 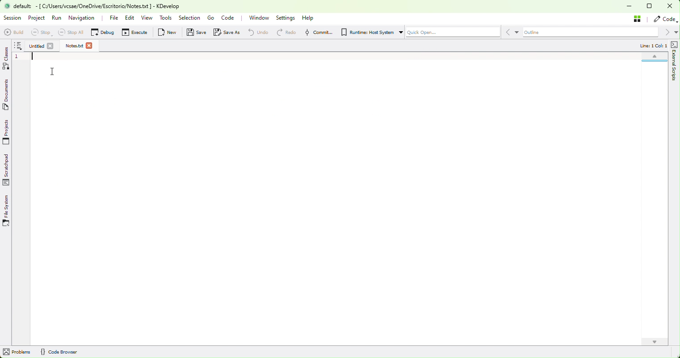 I want to click on Commit, so click(x=318, y=32).